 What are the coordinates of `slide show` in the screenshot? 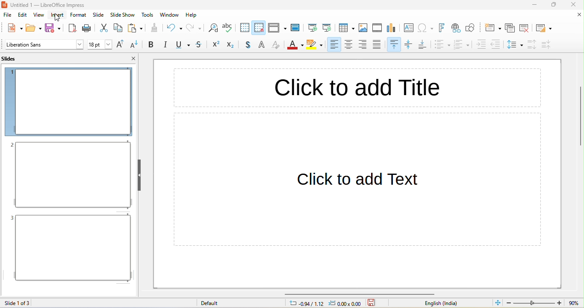 It's located at (123, 15).